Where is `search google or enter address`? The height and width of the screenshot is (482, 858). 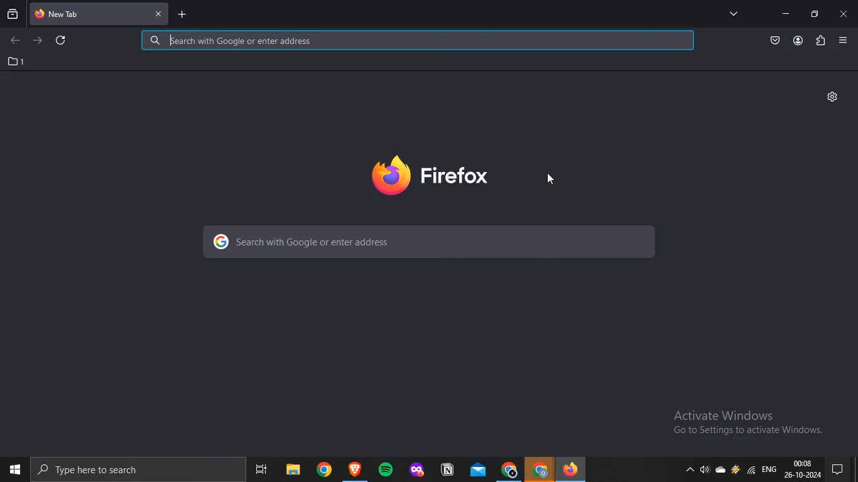 search google or enter address is located at coordinates (418, 41).